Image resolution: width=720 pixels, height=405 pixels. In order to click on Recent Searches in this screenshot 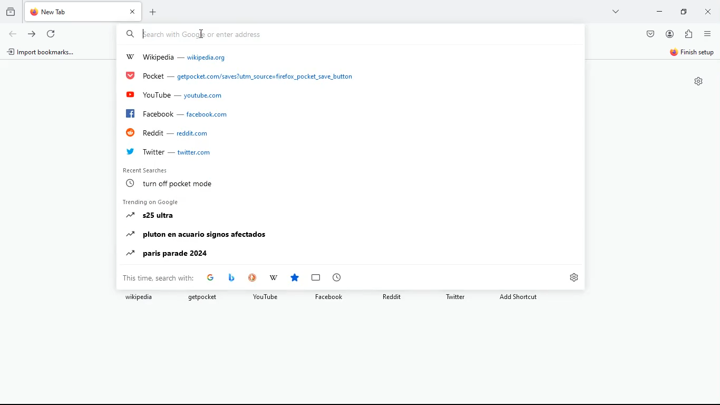, I will do `click(144, 170)`.